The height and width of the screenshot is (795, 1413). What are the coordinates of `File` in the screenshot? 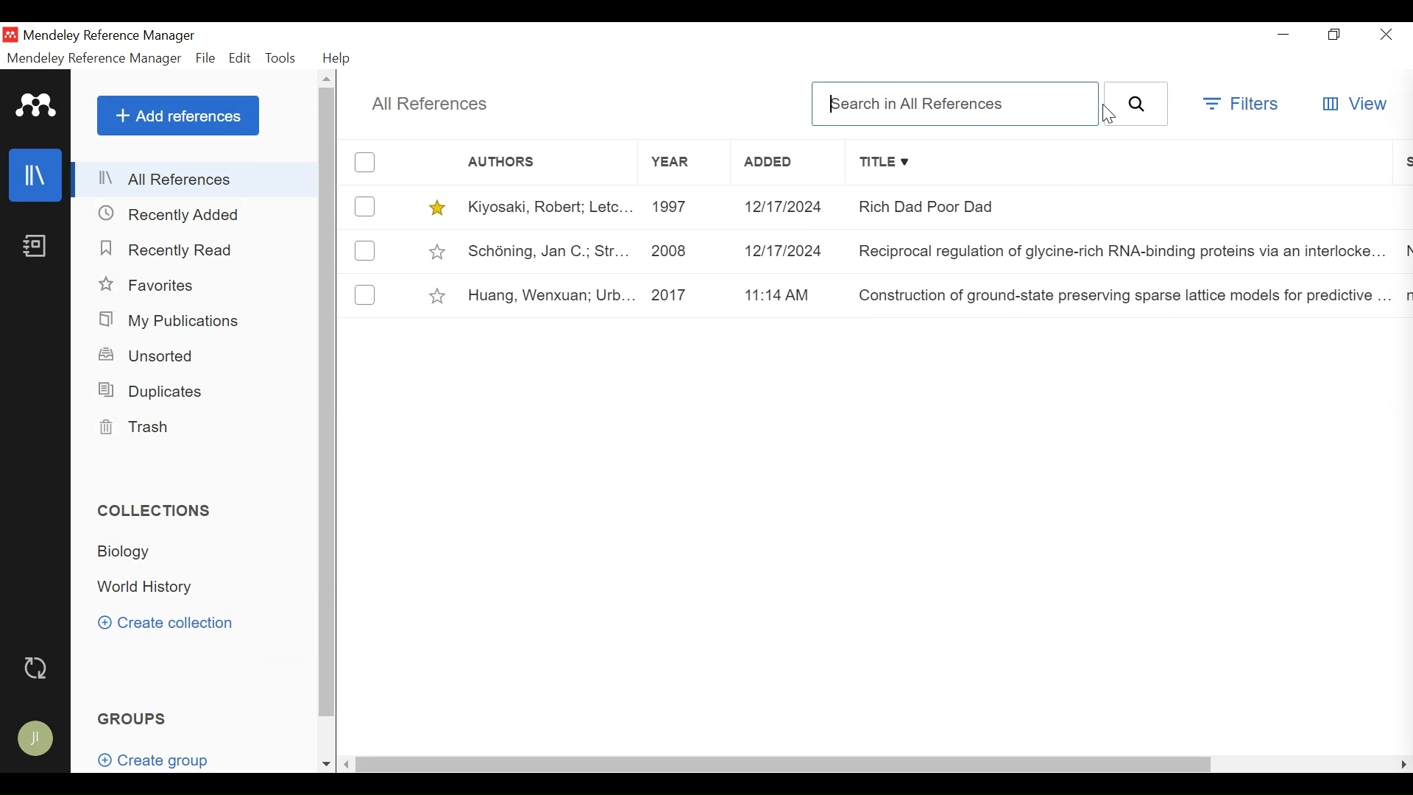 It's located at (204, 58).